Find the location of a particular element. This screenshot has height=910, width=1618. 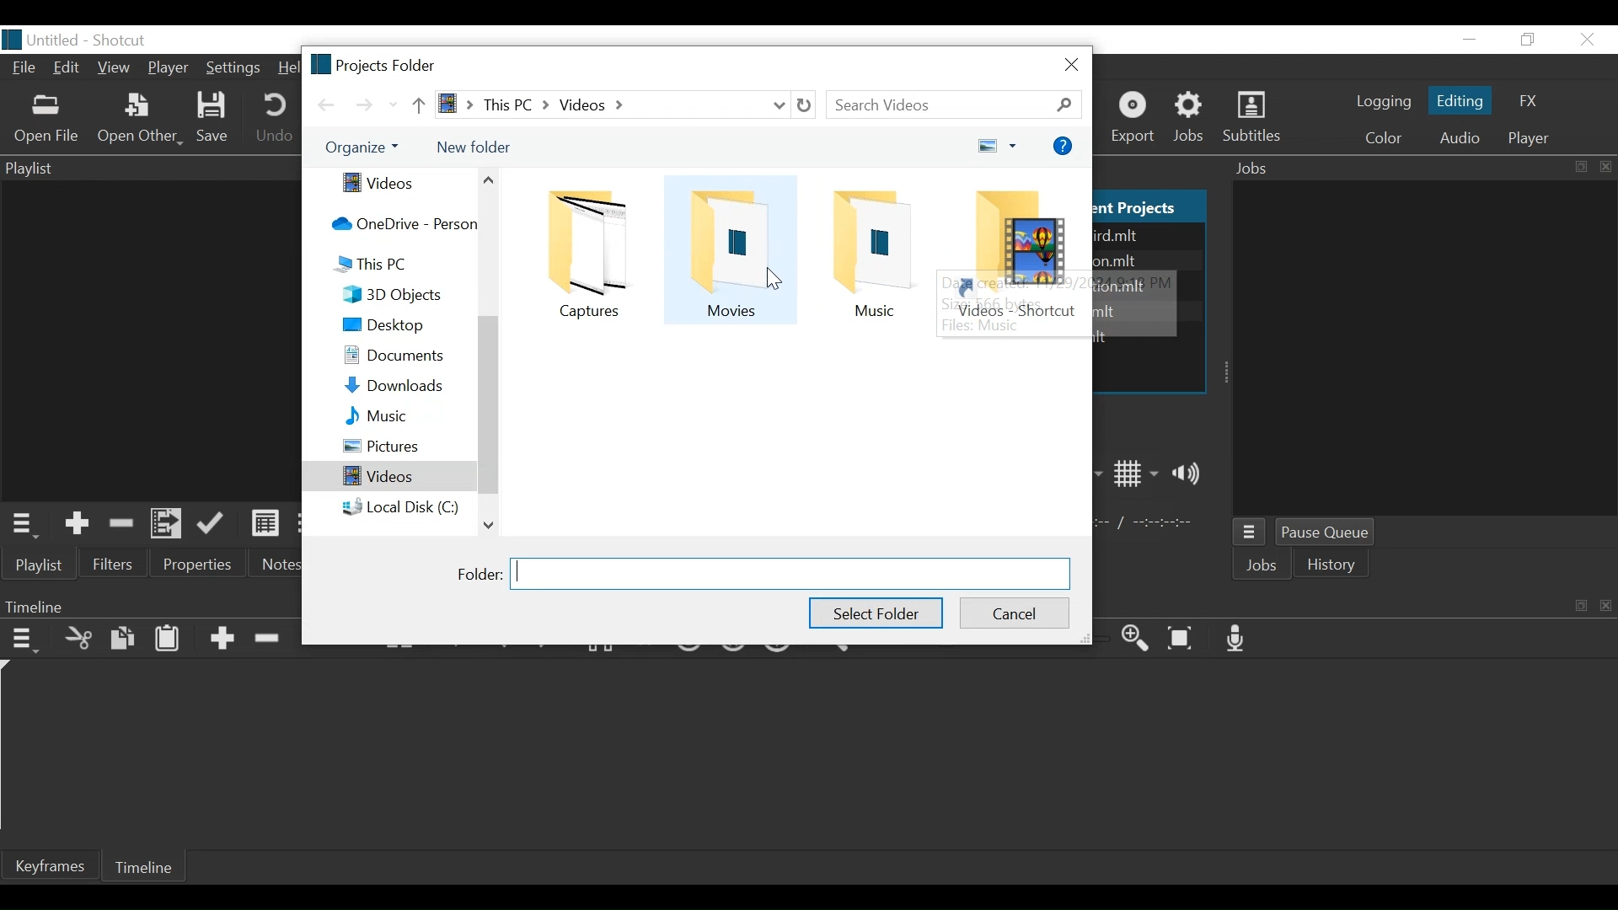

new folder is located at coordinates (469, 147).